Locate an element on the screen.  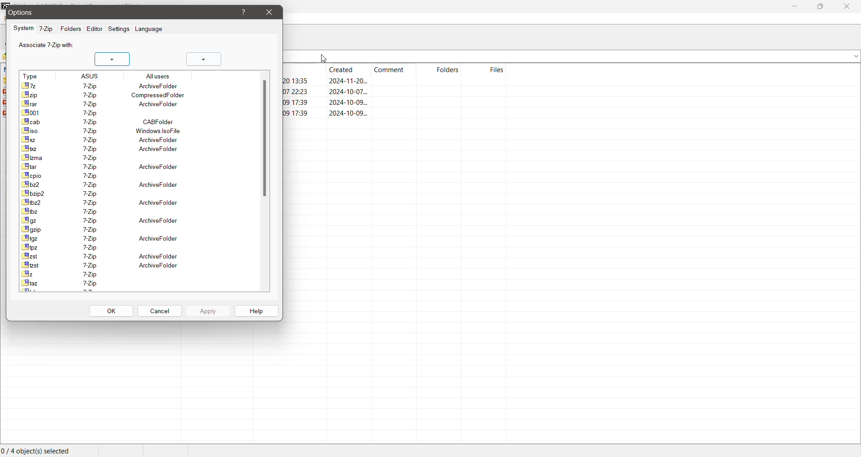
Apply is located at coordinates (208, 311).